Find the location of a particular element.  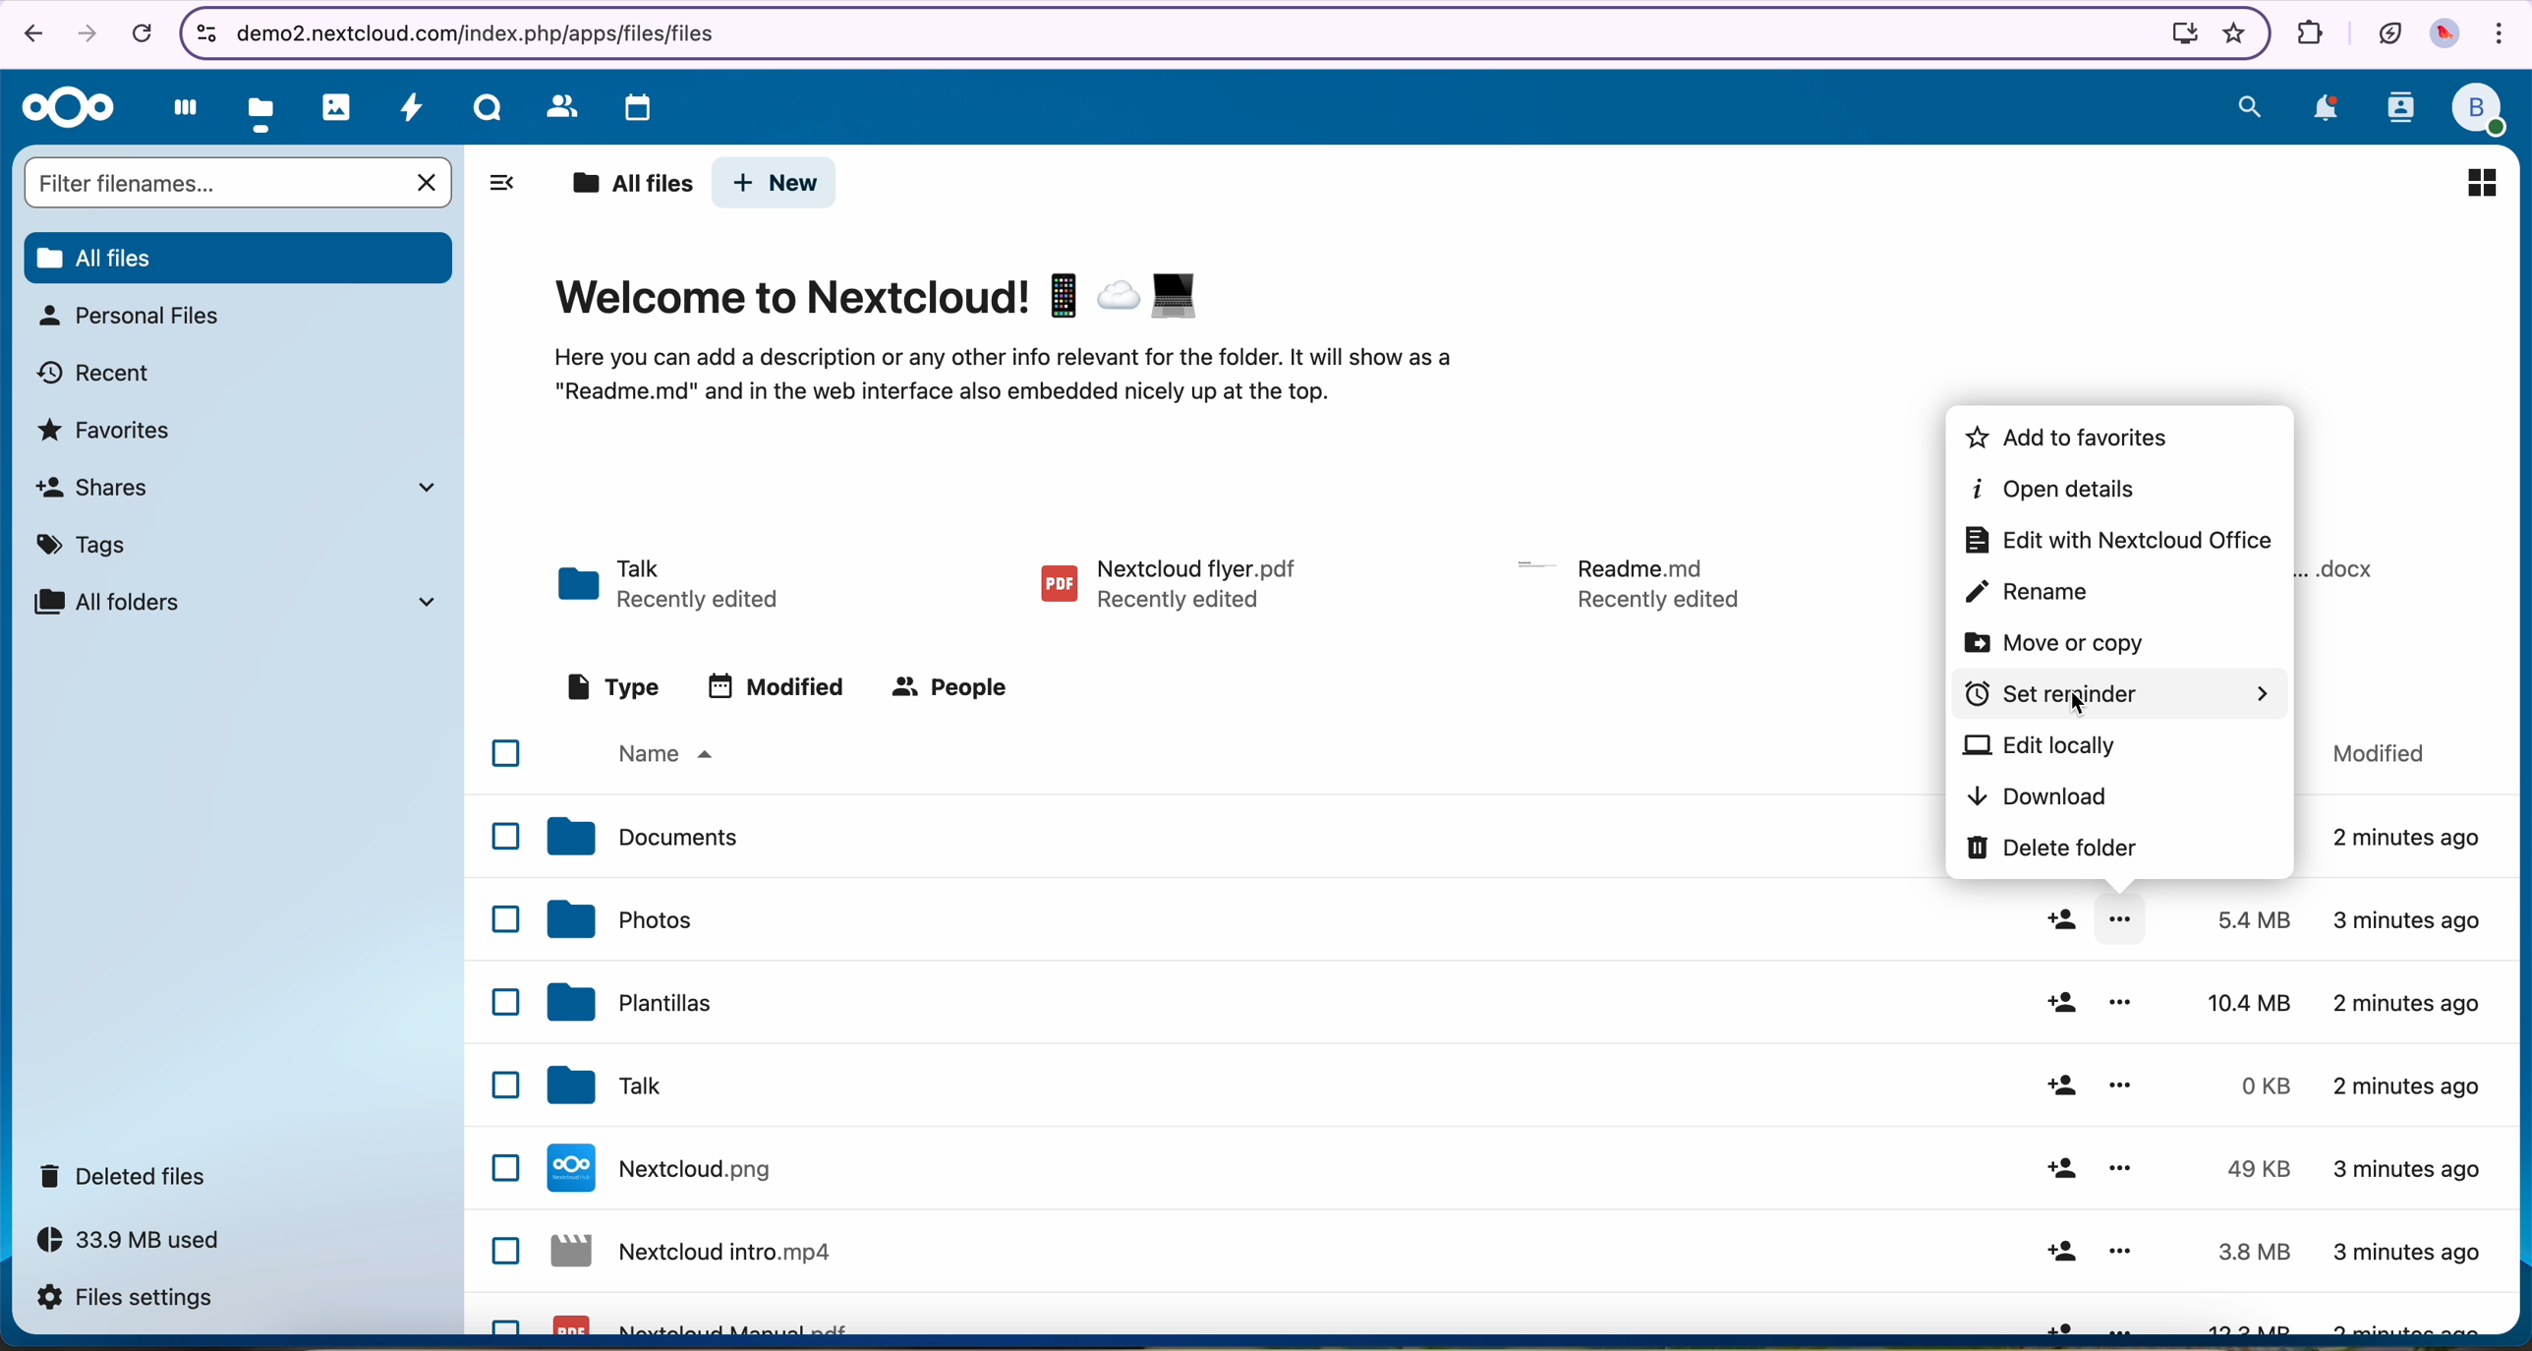

Nextcloud logo is located at coordinates (65, 109).